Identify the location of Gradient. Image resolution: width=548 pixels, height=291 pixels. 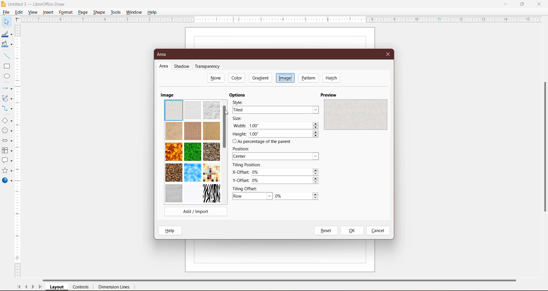
(260, 78).